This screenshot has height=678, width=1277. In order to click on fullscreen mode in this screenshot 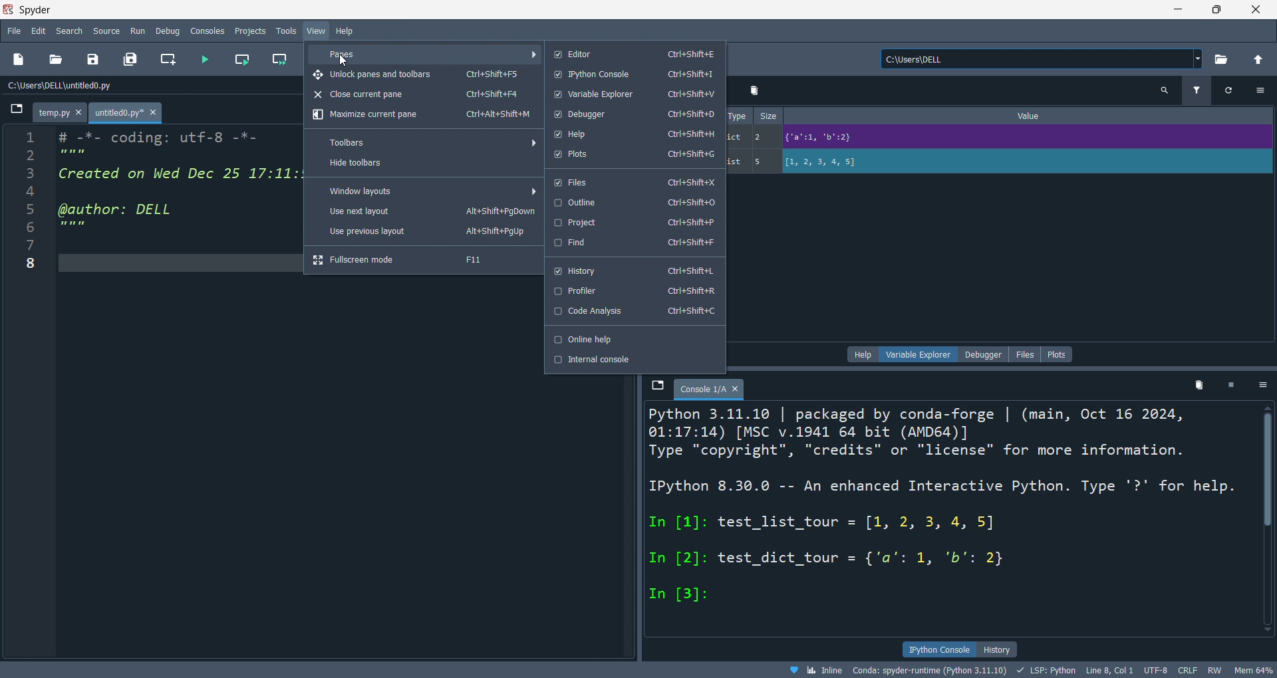, I will do `click(422, 260)`.